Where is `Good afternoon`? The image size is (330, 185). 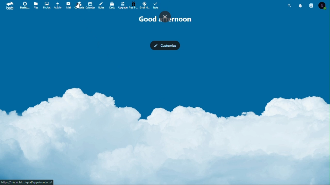
Good afternoon is located at coordinates (166, 18).